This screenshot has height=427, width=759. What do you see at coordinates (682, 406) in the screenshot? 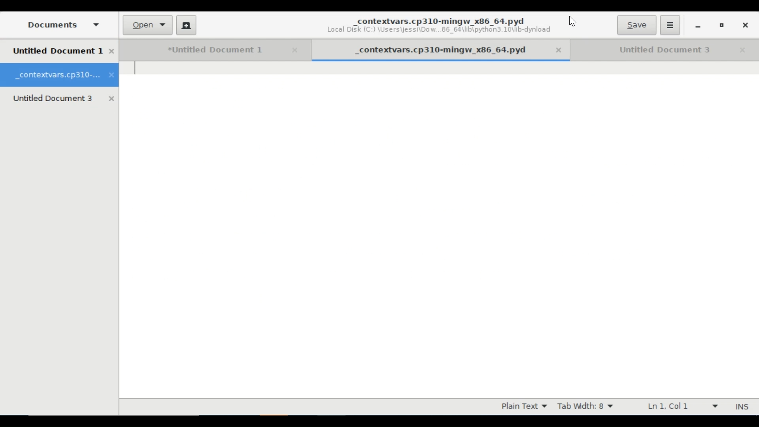
I see `Line & Column Preference` at bounding box center [682, 406].